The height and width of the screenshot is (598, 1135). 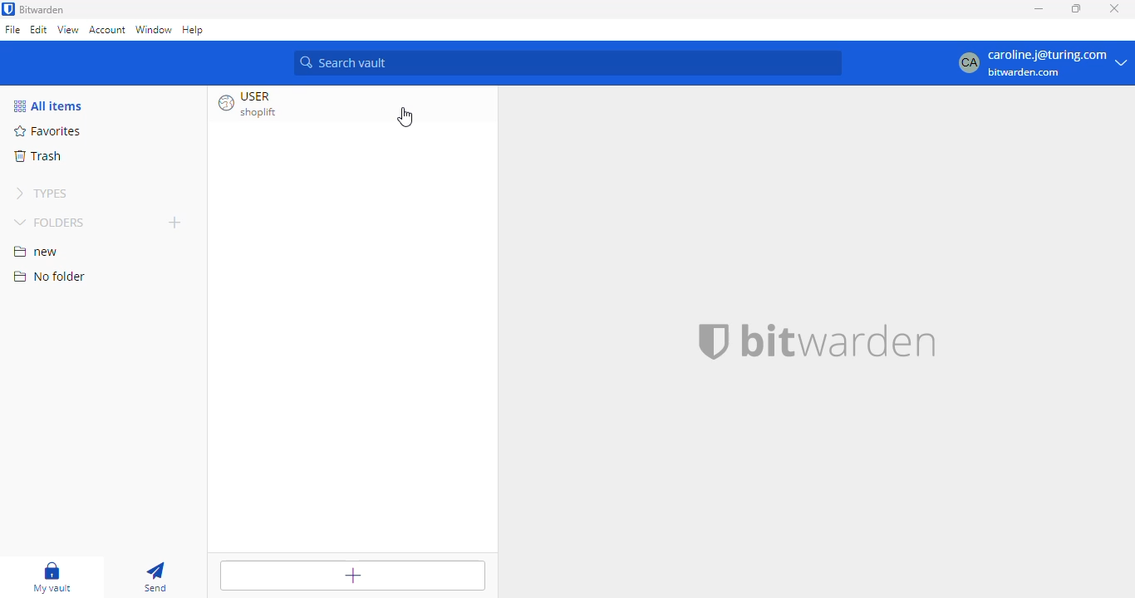 I want to click on maximize, so click(x=1077, y=7).